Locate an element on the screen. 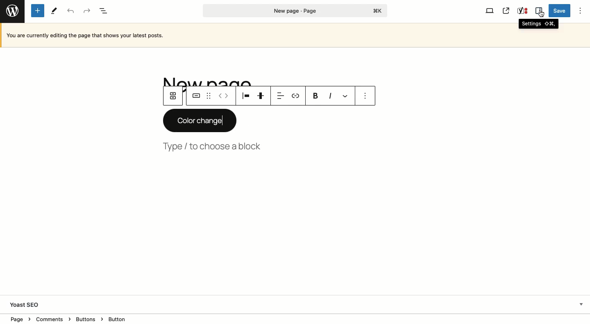  Move left right is located at coordinates (225, 96).